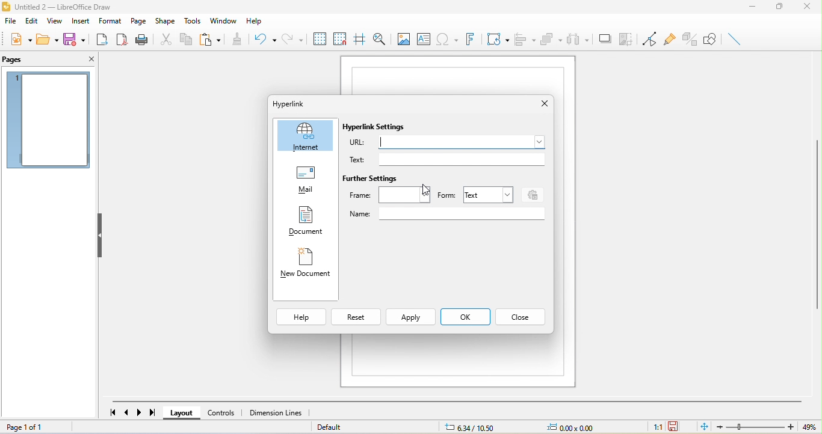 This screenshot has height=434, width=822. Describe the element at coordinates (154, 414) in the screenshot. I see `last page` at that location.